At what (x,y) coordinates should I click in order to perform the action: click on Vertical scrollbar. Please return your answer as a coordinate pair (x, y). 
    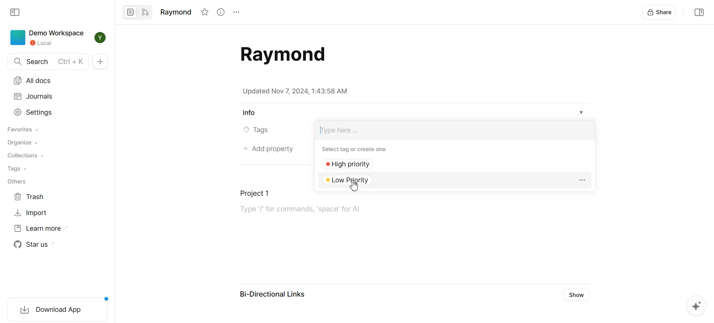
    Looking at the image, I should click on (710, 161).